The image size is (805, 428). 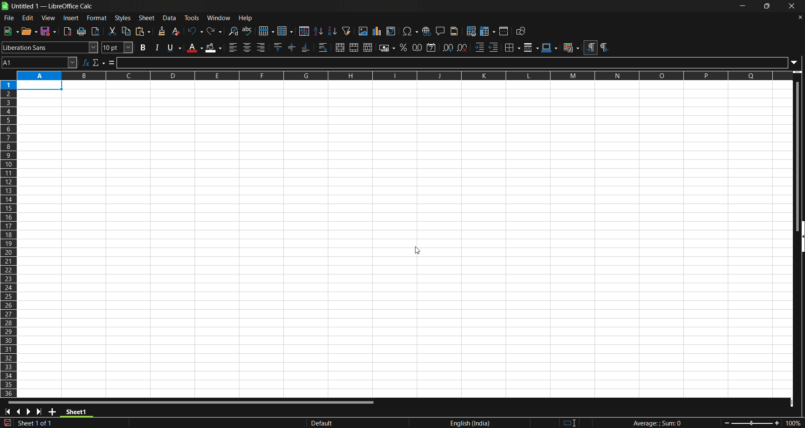 I want to click on find and replace, so click(x=233, y=31).